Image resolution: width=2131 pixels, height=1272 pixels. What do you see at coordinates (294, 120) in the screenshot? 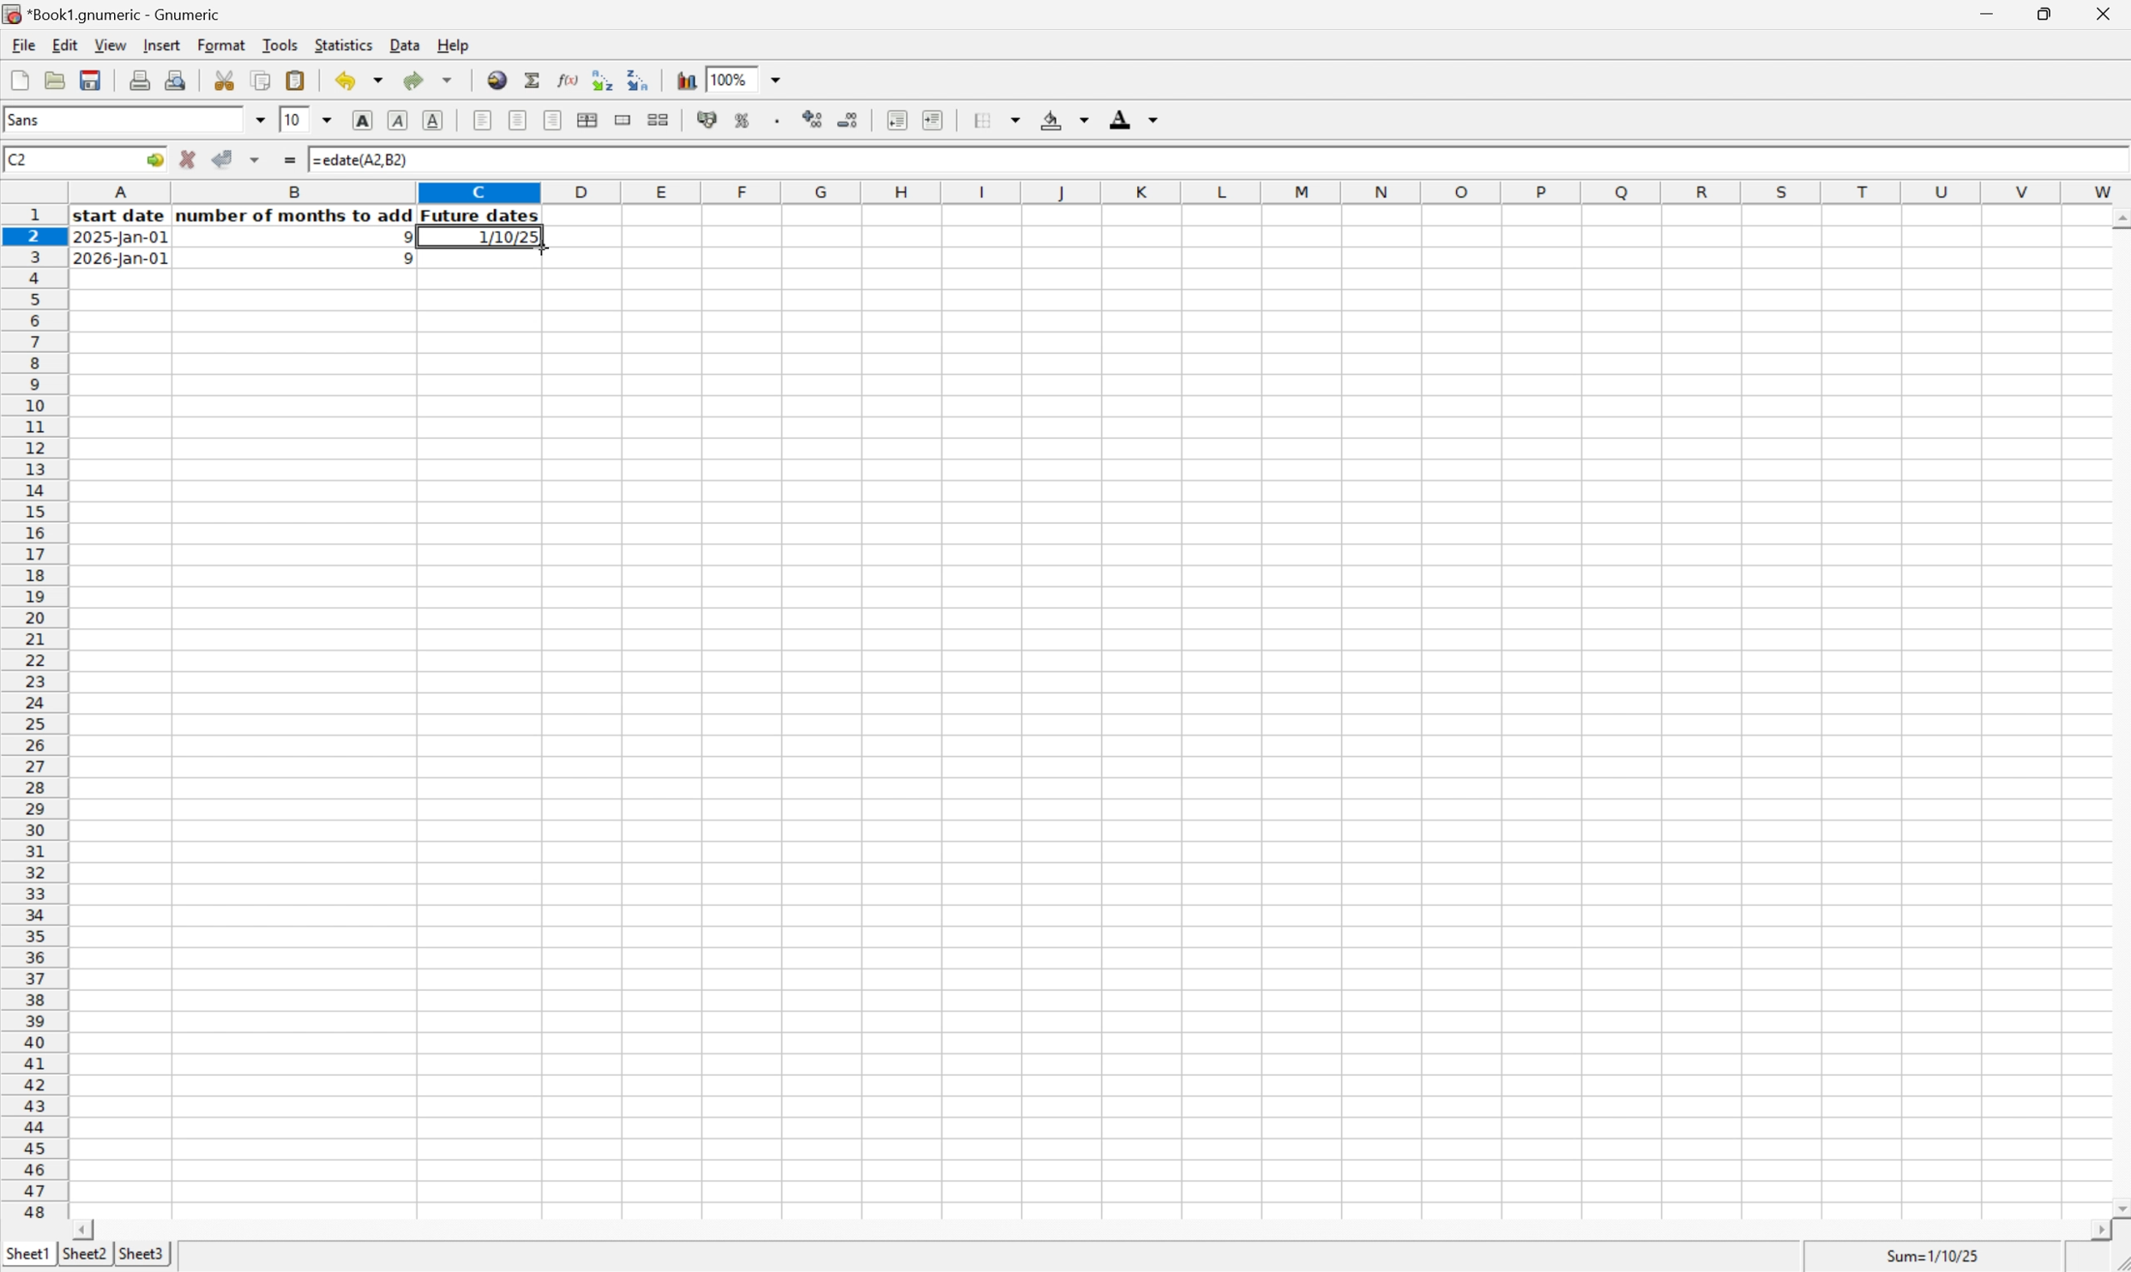
I see `10` at bounding box center [294, 120].